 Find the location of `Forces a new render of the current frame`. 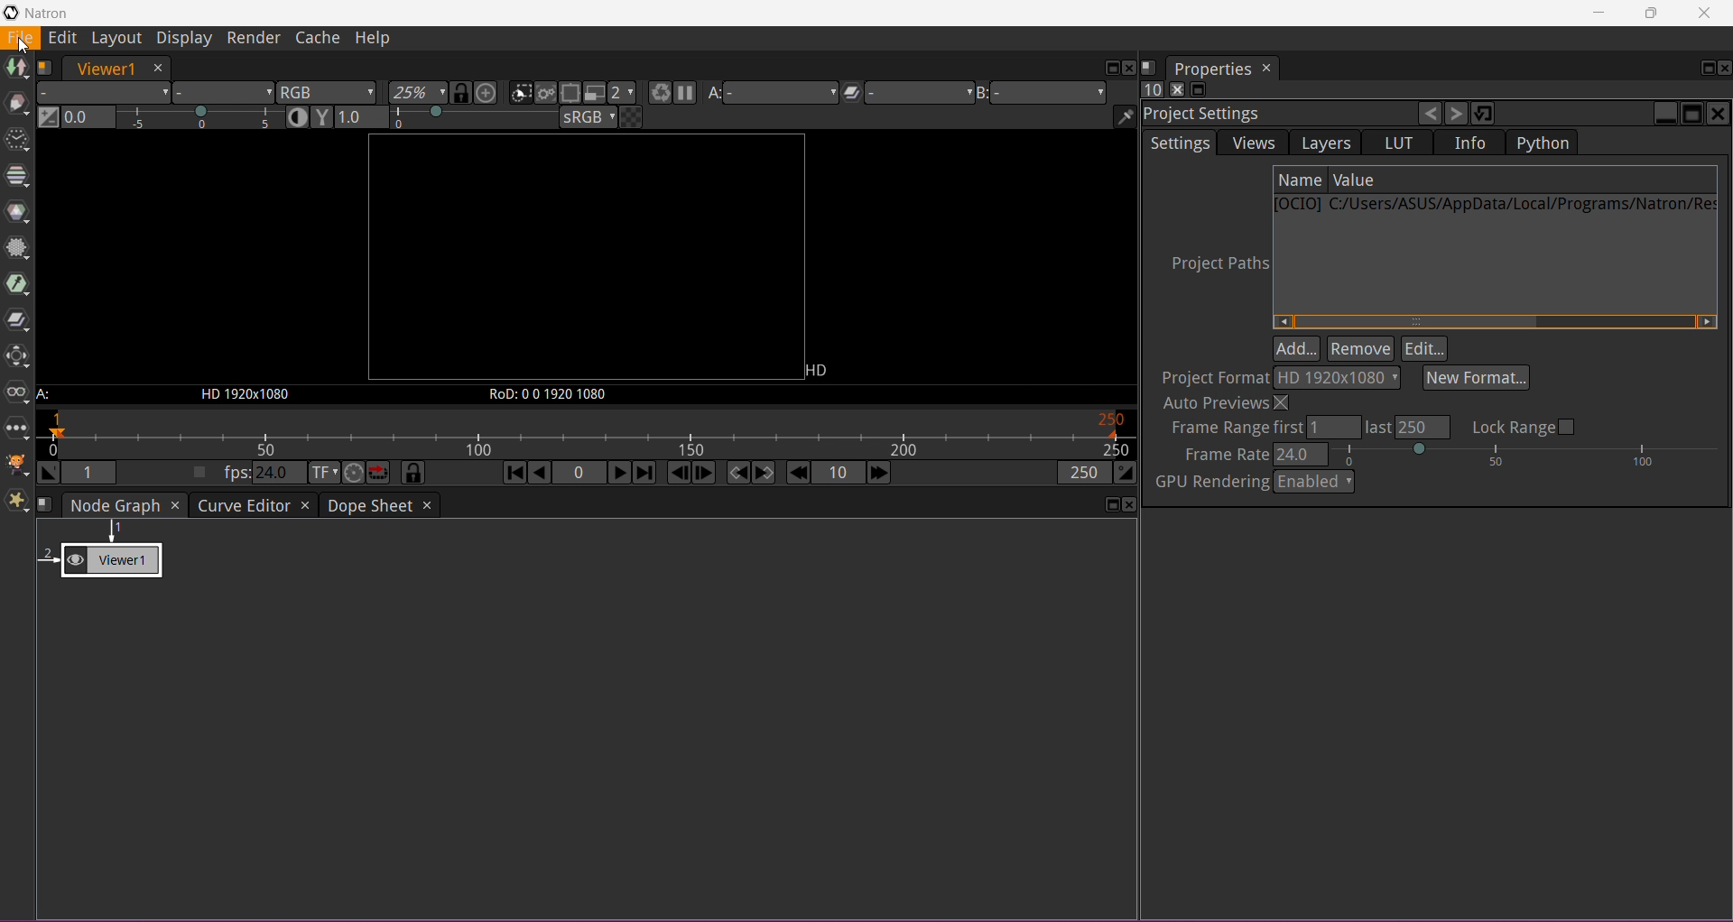

Forces a new render of the current frame is located at coordinates (660, 94).